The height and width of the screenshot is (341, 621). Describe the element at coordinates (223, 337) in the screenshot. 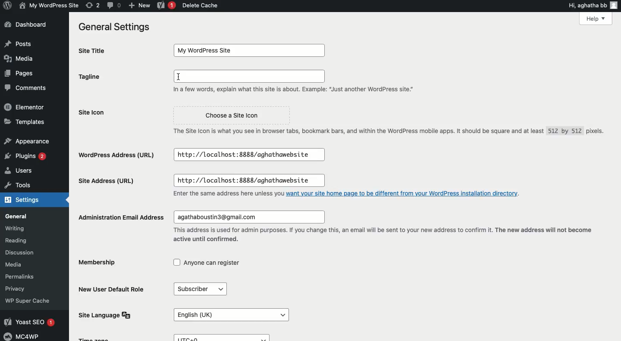

I see `UTC+0` at that location.